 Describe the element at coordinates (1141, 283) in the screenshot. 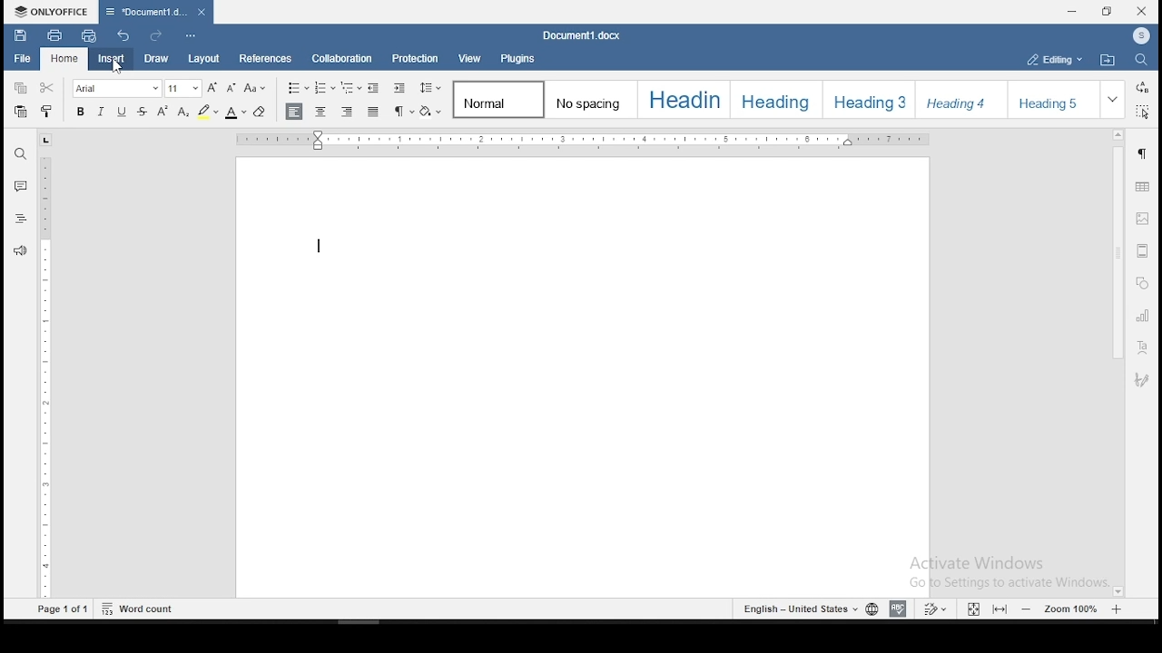

I see `shapes settings` at that location.